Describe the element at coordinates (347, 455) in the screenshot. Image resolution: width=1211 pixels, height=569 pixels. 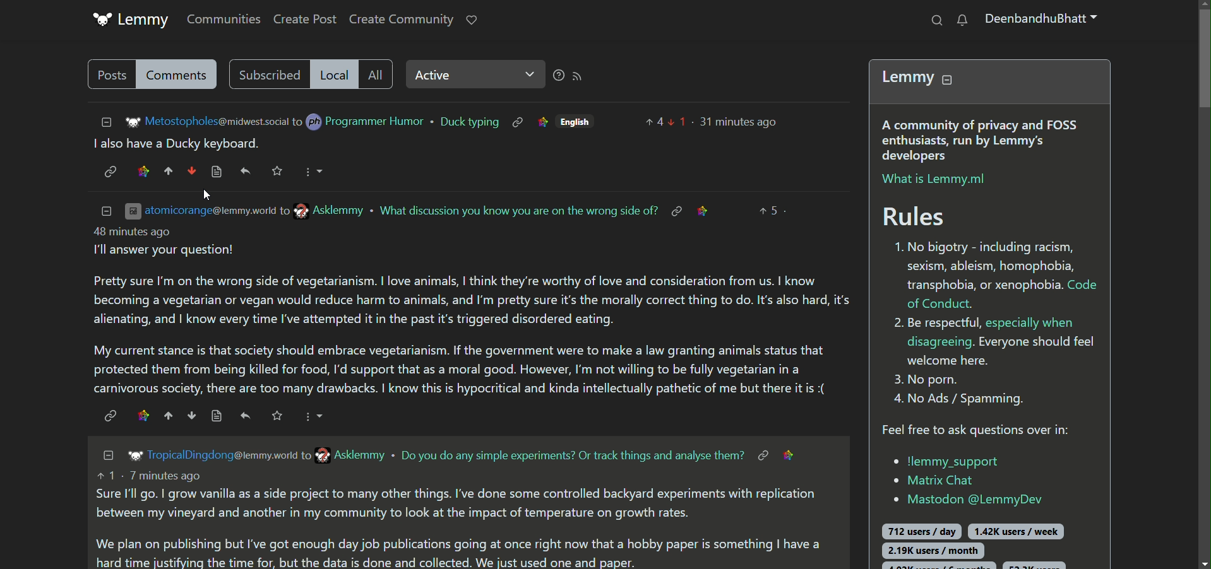
I see `email` at that location.